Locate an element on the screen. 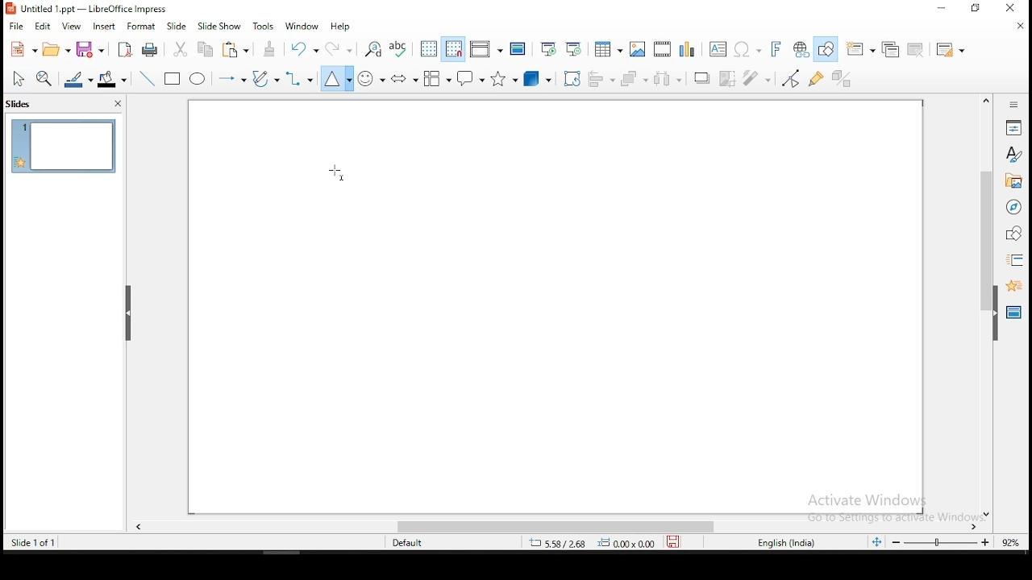 The image size is (1032, 580). fontwork text is located at coordinates (771, 49).